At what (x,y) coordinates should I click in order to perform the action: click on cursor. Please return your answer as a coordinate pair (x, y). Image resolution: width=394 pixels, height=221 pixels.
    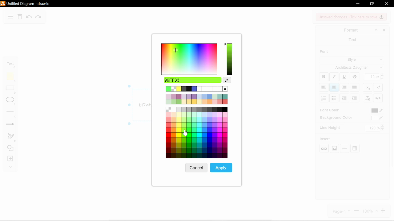
    Looking at the image, I should click on (187, 134).